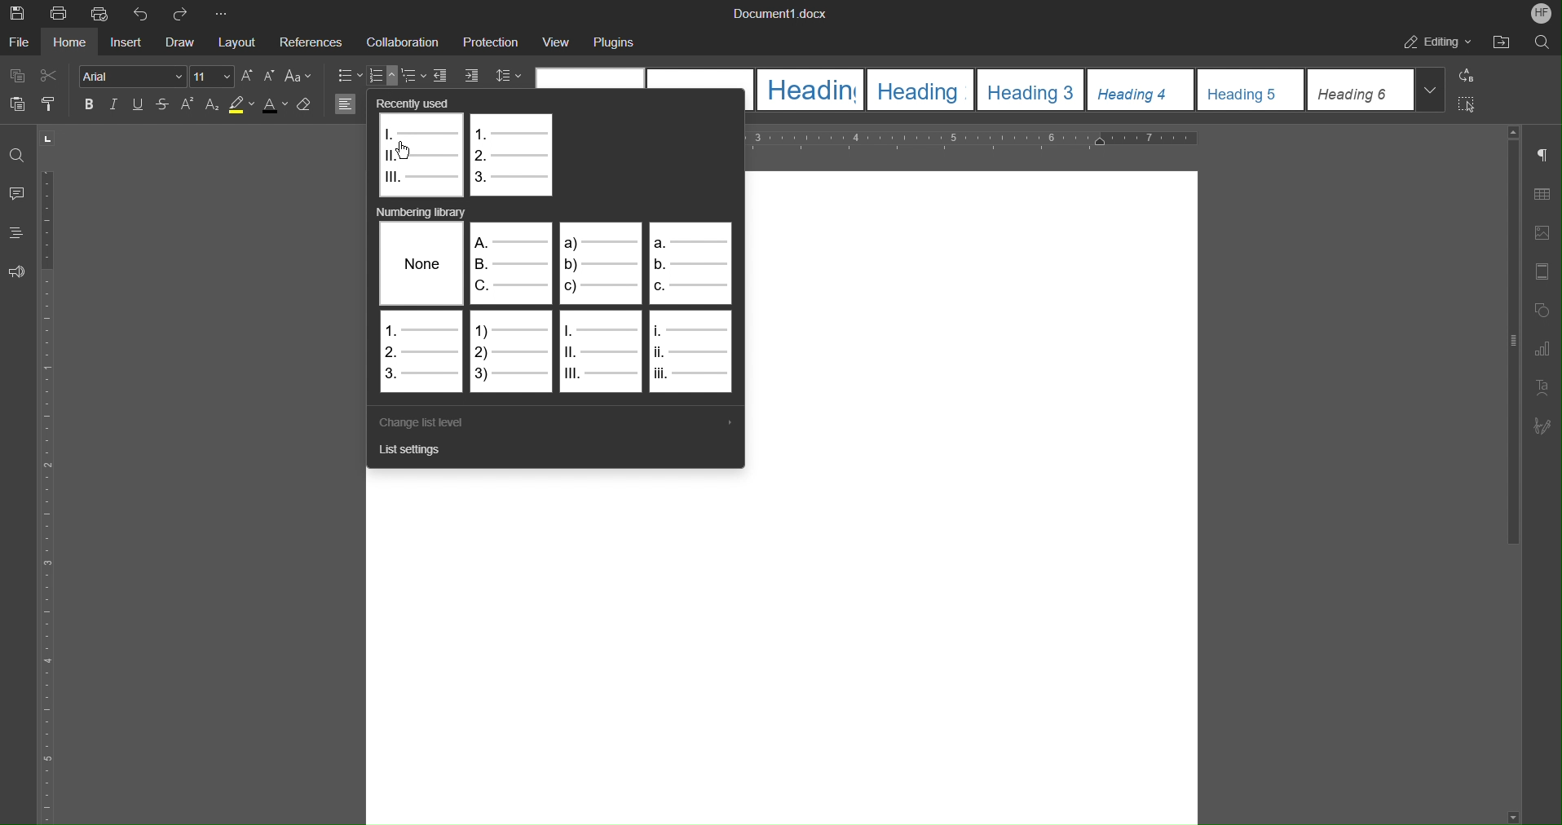  What do you see at coordinates (1542, 426) in the screenshot?
I see `Signature` at bounding box center [1542, 426].